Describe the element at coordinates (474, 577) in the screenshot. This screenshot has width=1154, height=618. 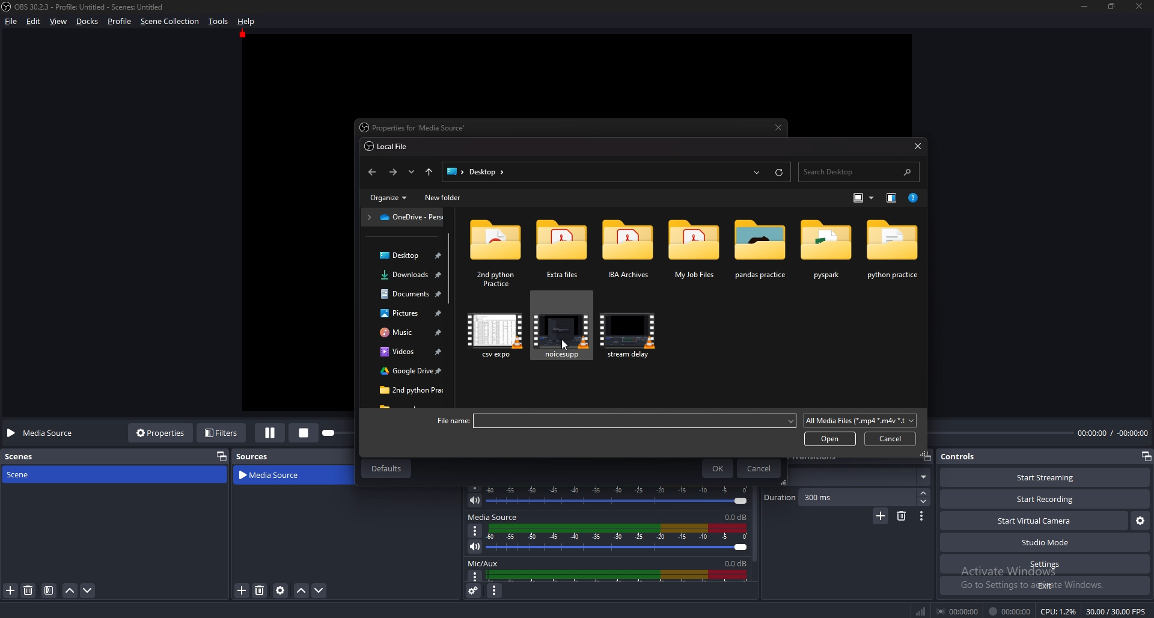
I see `mic/aux properties` at that location.